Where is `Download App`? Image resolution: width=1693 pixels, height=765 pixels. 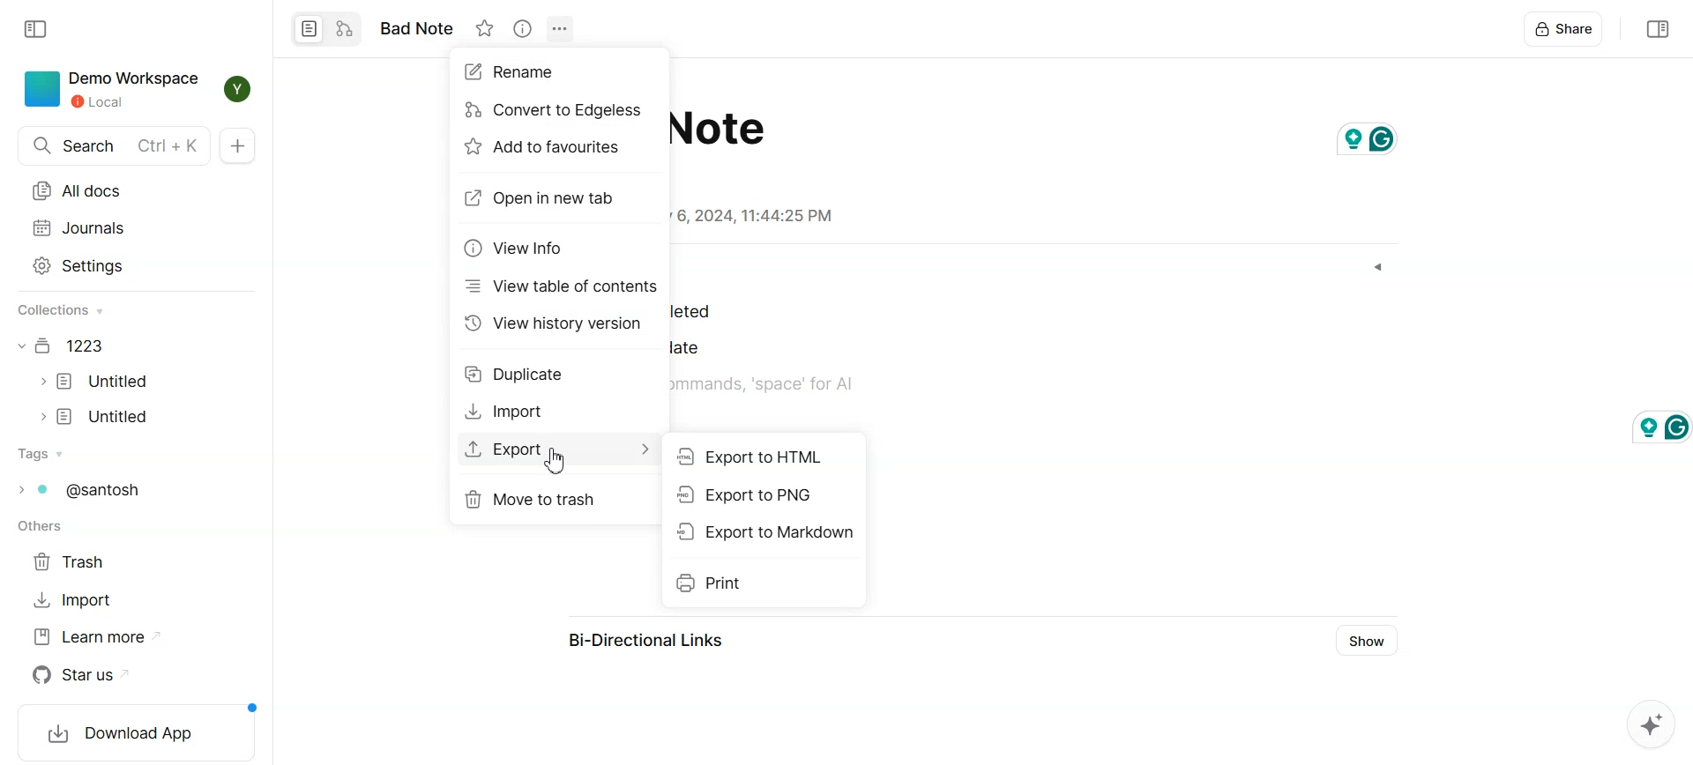 Download App is located at coordinates (131, 733).